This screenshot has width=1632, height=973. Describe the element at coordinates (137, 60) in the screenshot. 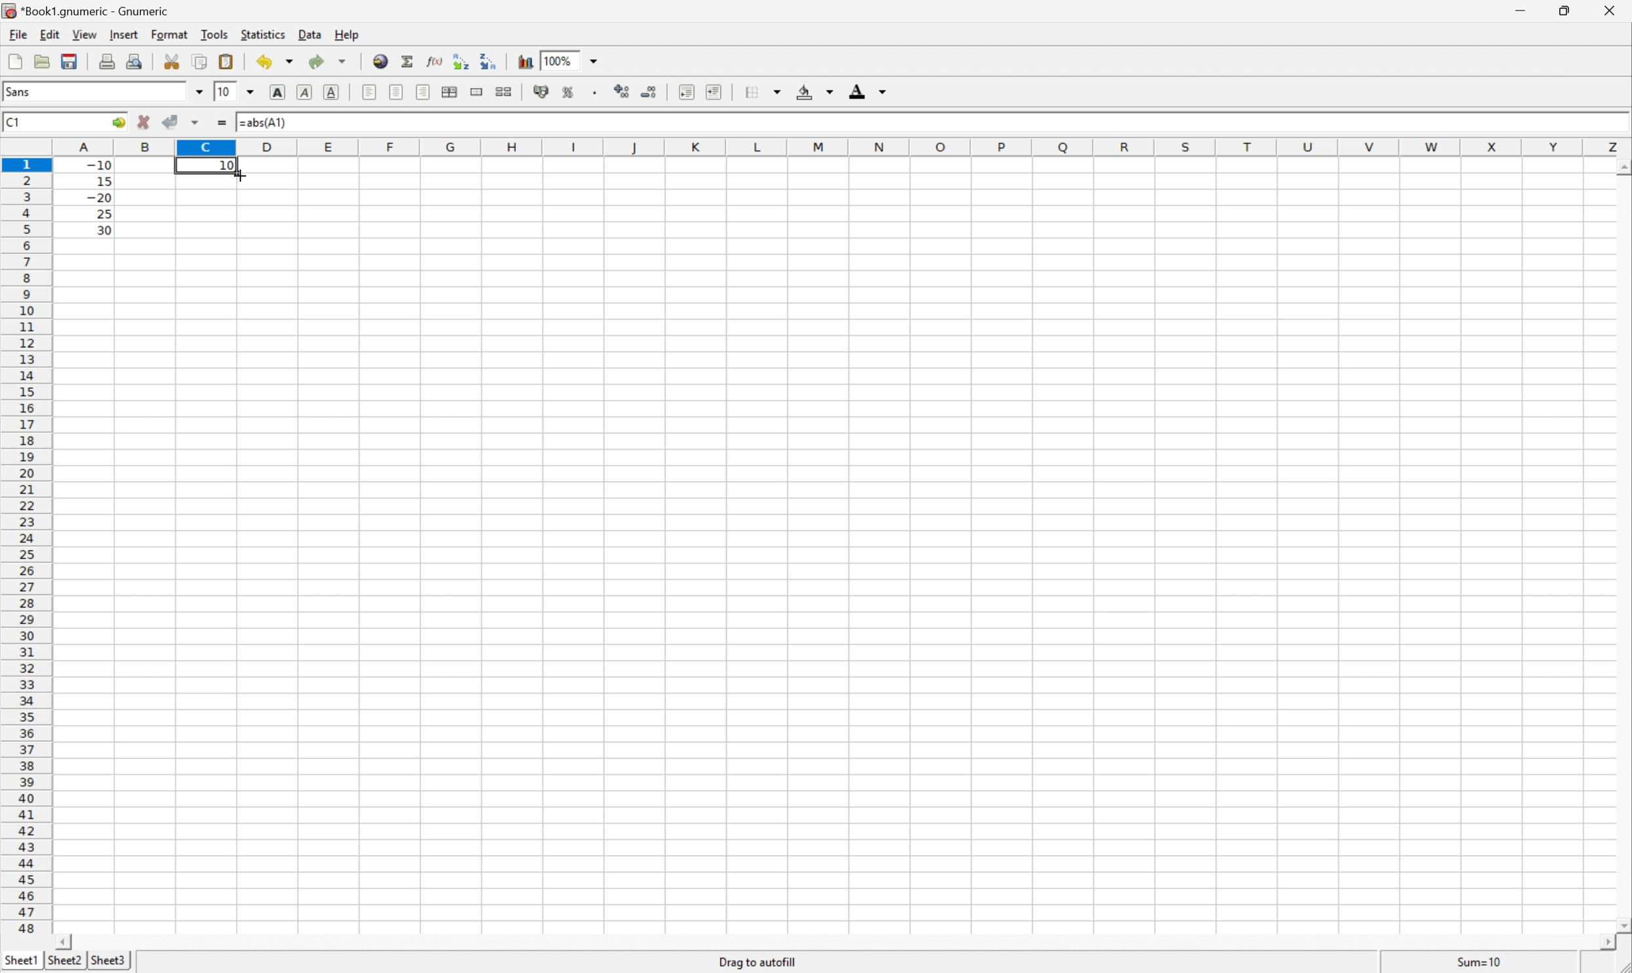

I see `Print preview` at that location.